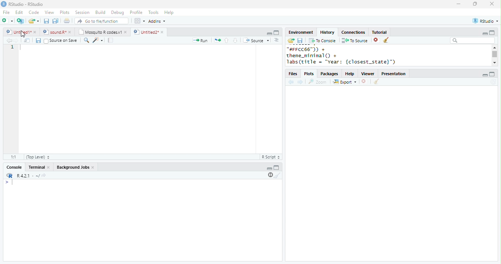 The width and height of the screenshot is (501, 264). I want to click on minimize, so click(485, 75).